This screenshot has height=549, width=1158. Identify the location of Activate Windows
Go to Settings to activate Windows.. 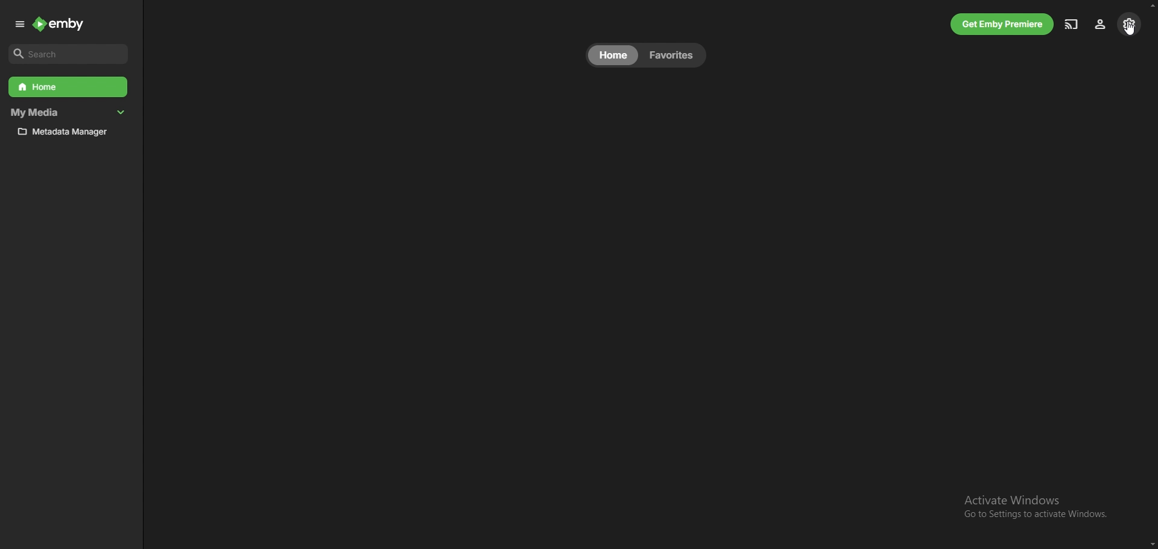
(1033, 507).